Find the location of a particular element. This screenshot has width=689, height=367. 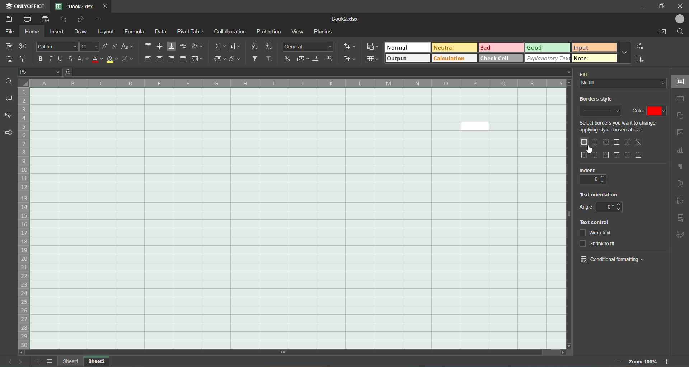

outer  top line only is located at coordinates (617, 155).